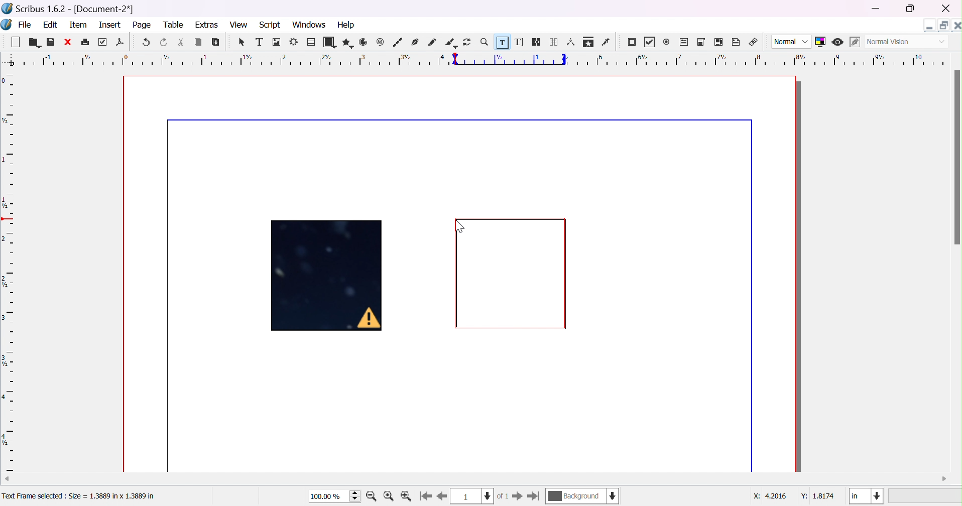 The width and height of the screenshot is (962, 506). What do you see at coordinates (390, 496) in the screenshot?
I see `zoom to 100%` at bounding box center [390, 496].